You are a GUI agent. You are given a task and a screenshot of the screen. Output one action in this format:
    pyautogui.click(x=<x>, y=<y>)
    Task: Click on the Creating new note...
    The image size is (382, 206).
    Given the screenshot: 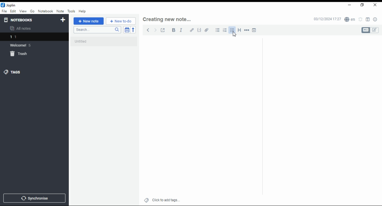 What is the action you would take?
    pyautogui.click(x=178, y=18)
    